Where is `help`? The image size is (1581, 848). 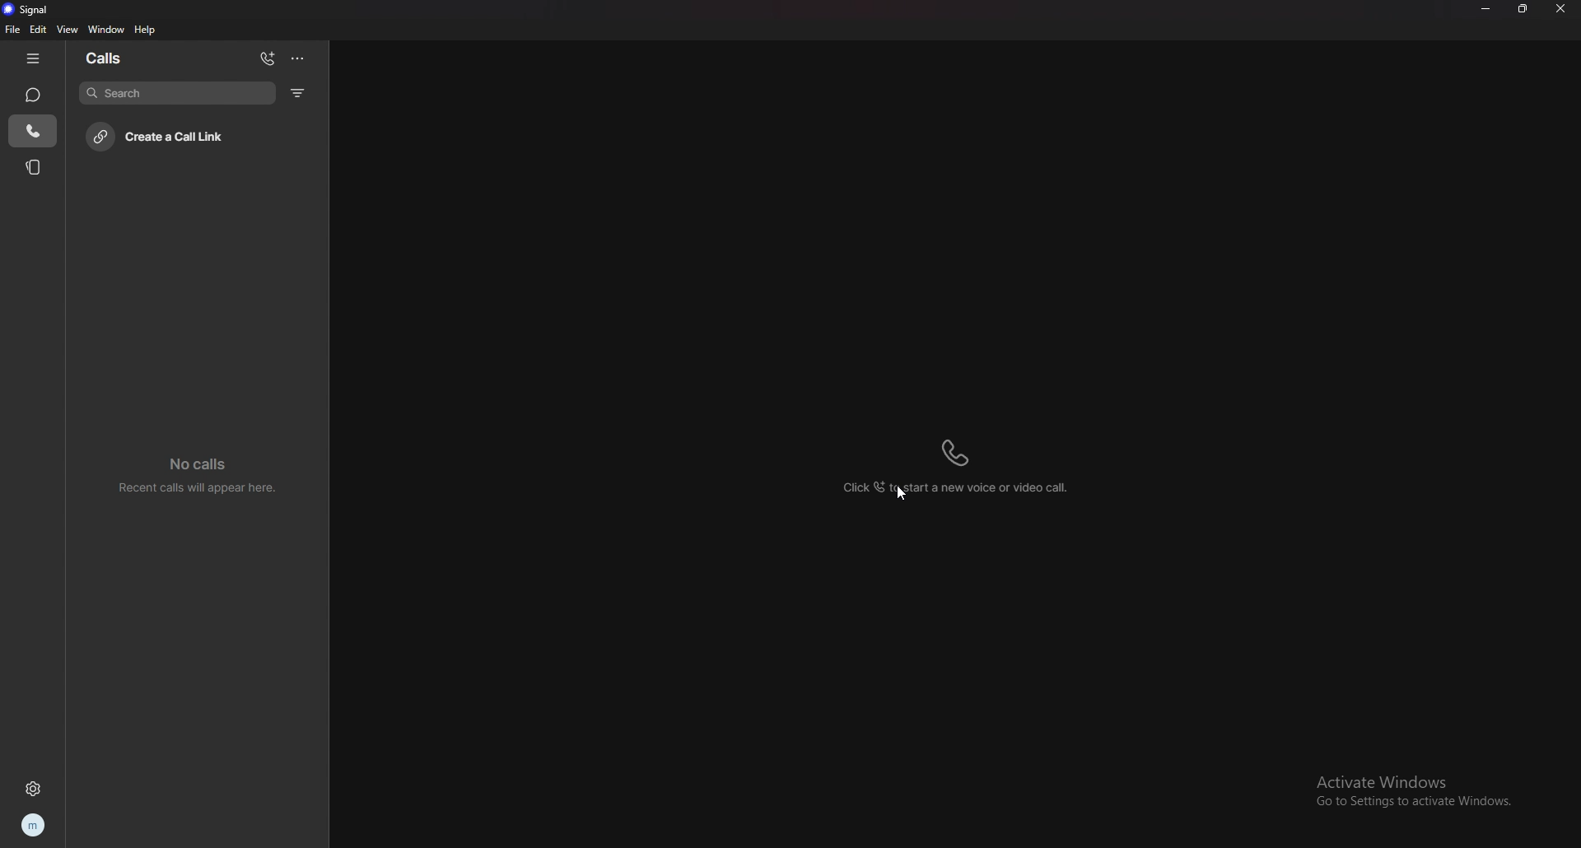
help is located at coordinates (147, 30).